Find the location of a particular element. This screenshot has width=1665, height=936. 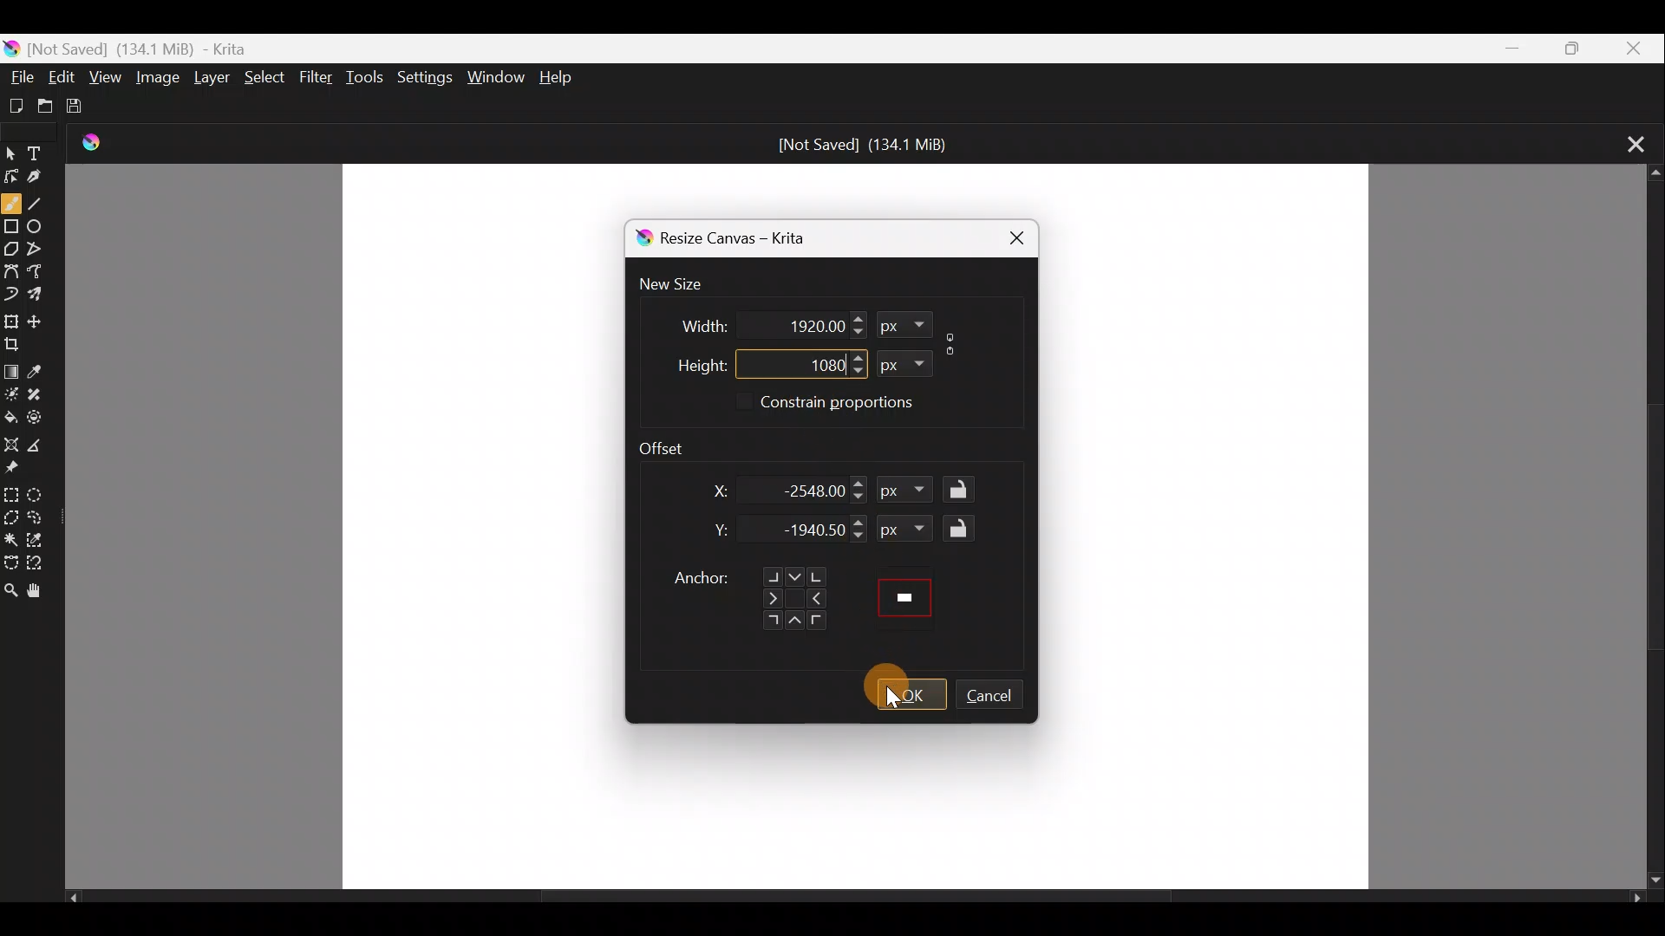

Polygon tool is located at coordinates (12, 250).